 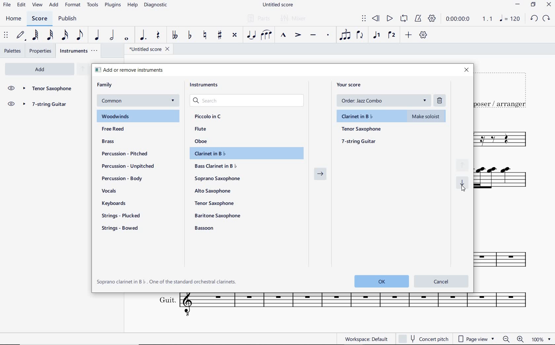 I want to click on ACCENT, so click(x=298, y=35).